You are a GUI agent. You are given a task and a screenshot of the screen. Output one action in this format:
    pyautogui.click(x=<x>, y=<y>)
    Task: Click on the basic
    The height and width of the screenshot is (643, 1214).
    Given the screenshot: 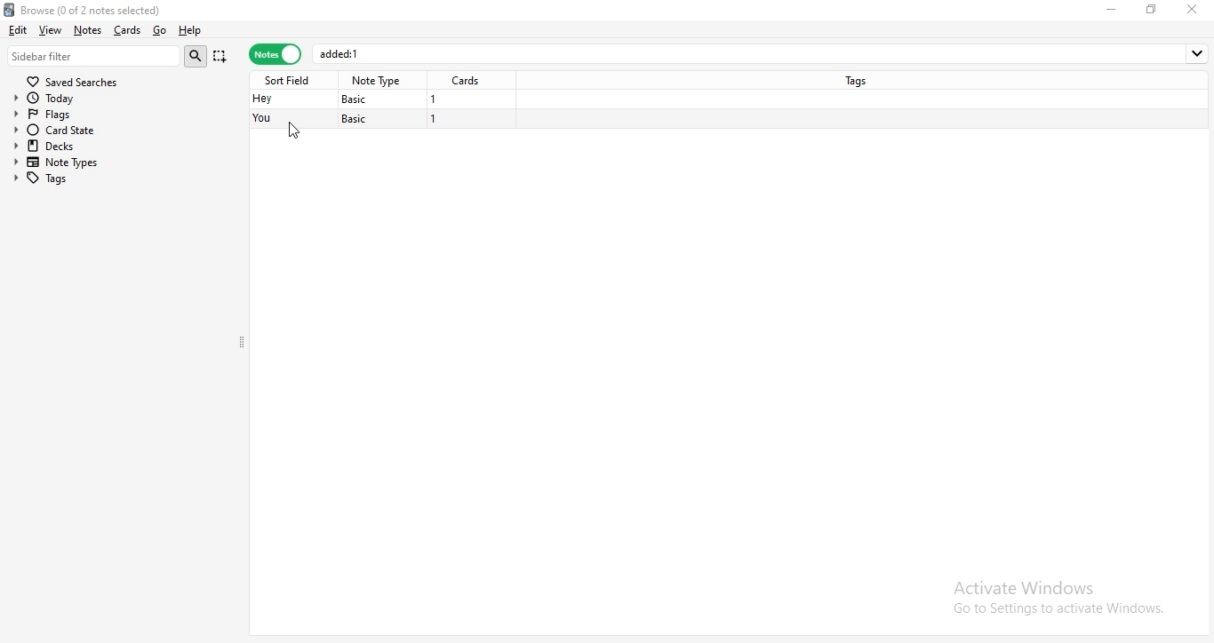 What is the action you would take?
    pyautogui.click(x=360, y=99)
    